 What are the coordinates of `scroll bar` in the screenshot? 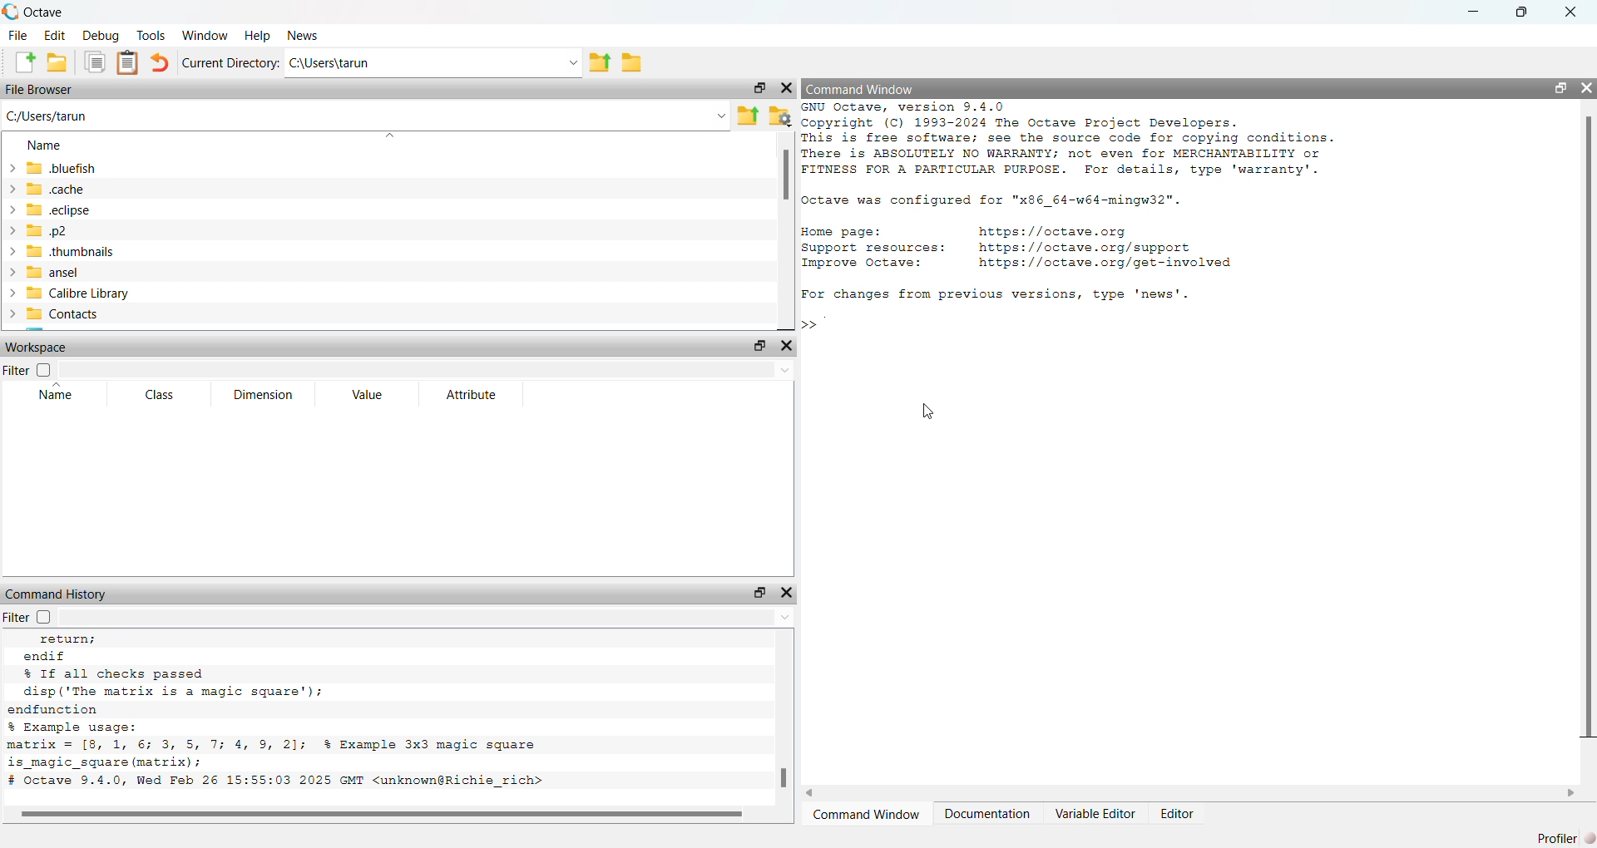 It's located at (1592, 428).